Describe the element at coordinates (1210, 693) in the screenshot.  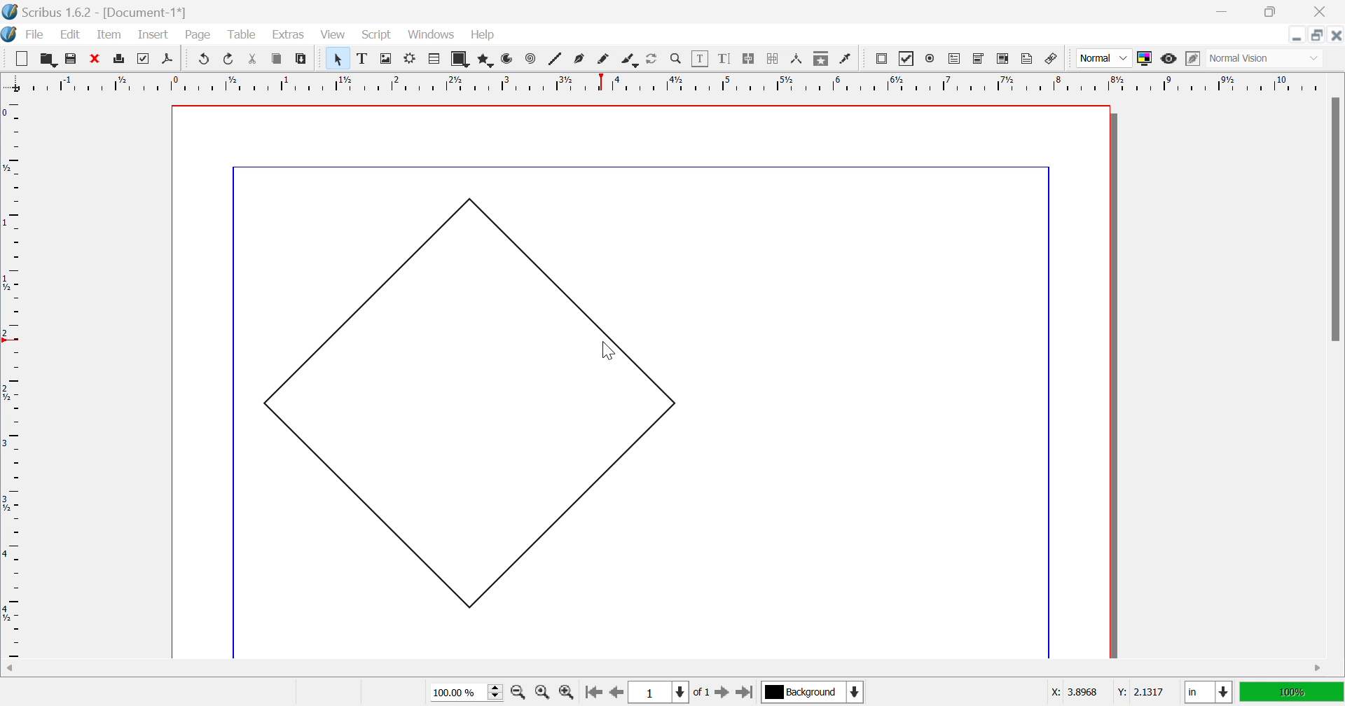
I see `in` at that location.